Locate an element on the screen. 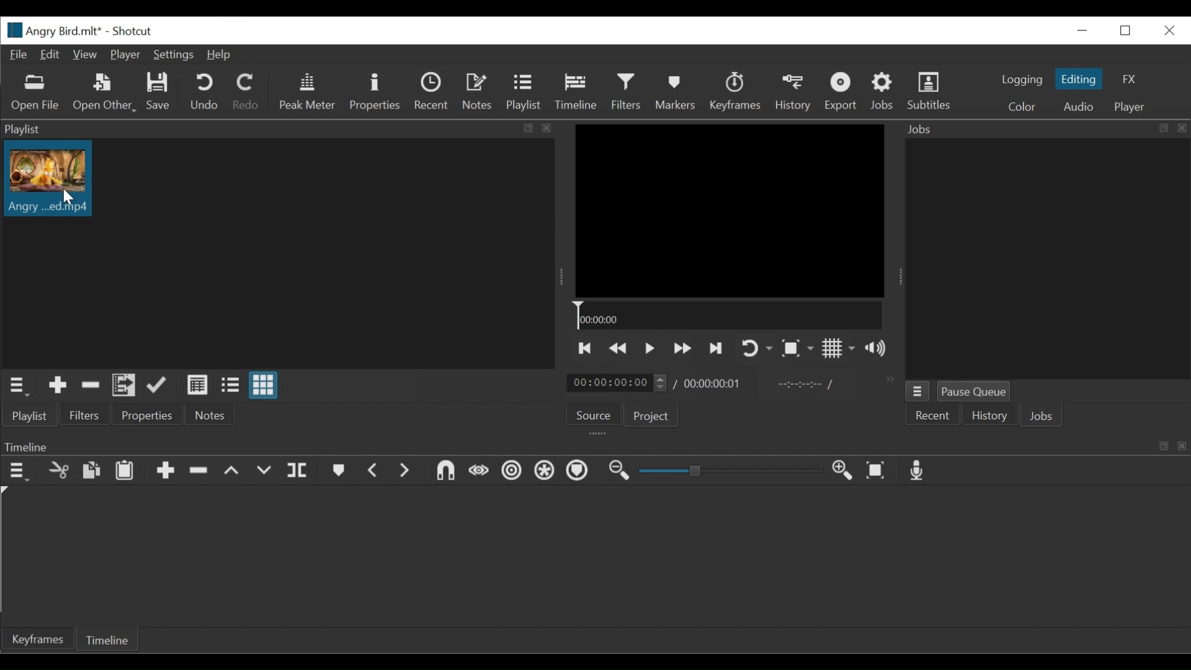 This screenshot has height=670, width=1191. Jobs is located at coordinates (1042, 418).